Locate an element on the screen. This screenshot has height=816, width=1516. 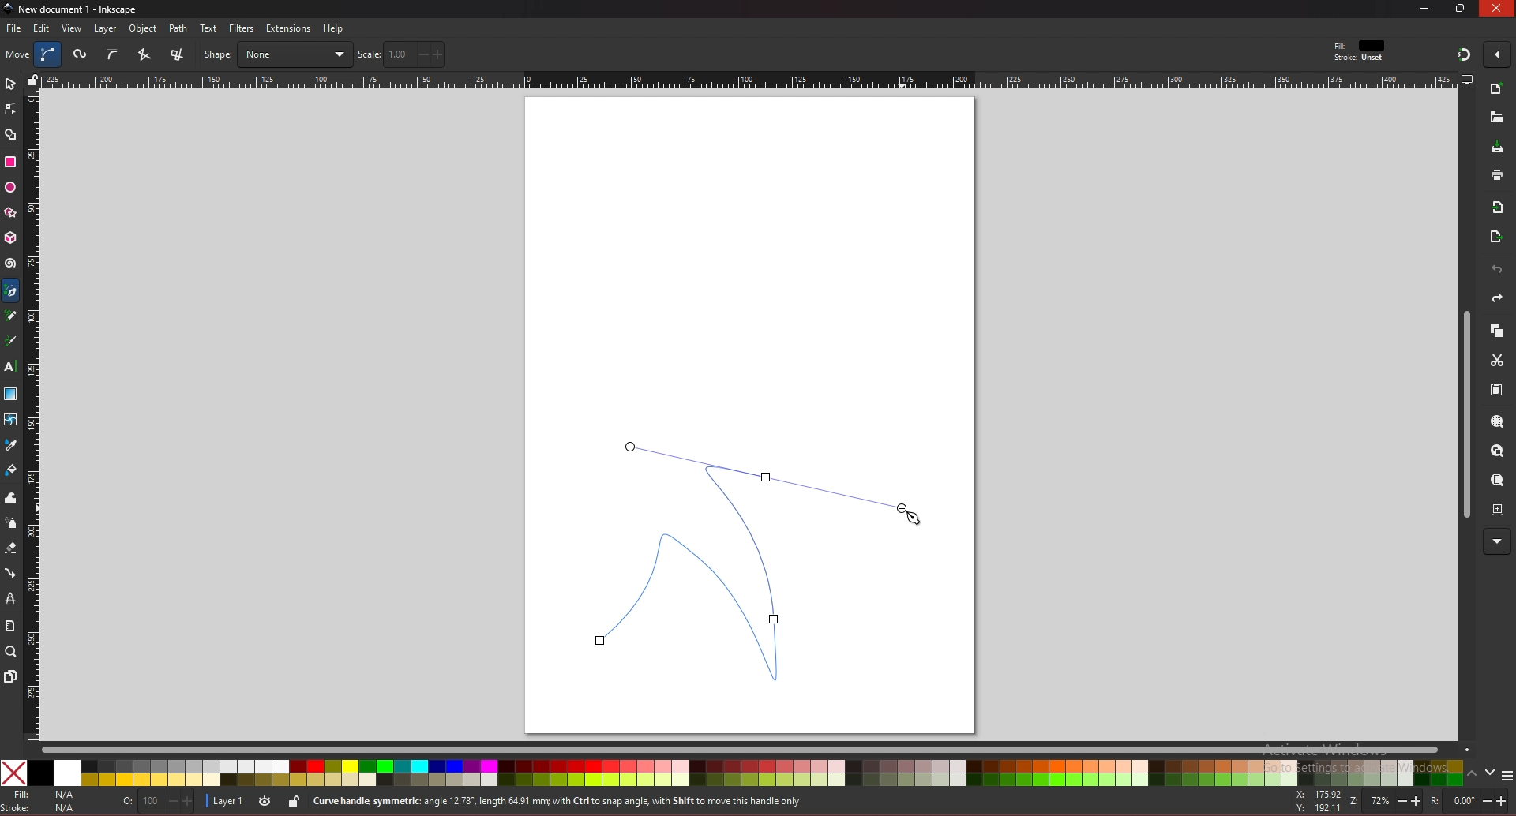
copy is located at coordinates (1496, 331).